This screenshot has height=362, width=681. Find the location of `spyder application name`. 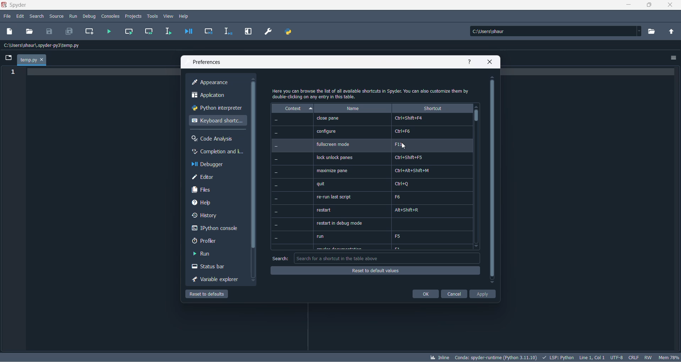

spyder application name is located at coordinates (15, 5).